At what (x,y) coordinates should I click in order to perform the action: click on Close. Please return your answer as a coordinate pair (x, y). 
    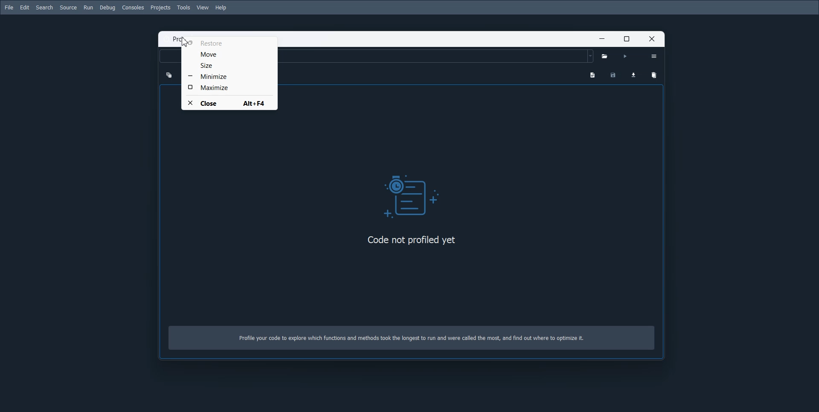
    Looking at the image, I should click on (227, 103).